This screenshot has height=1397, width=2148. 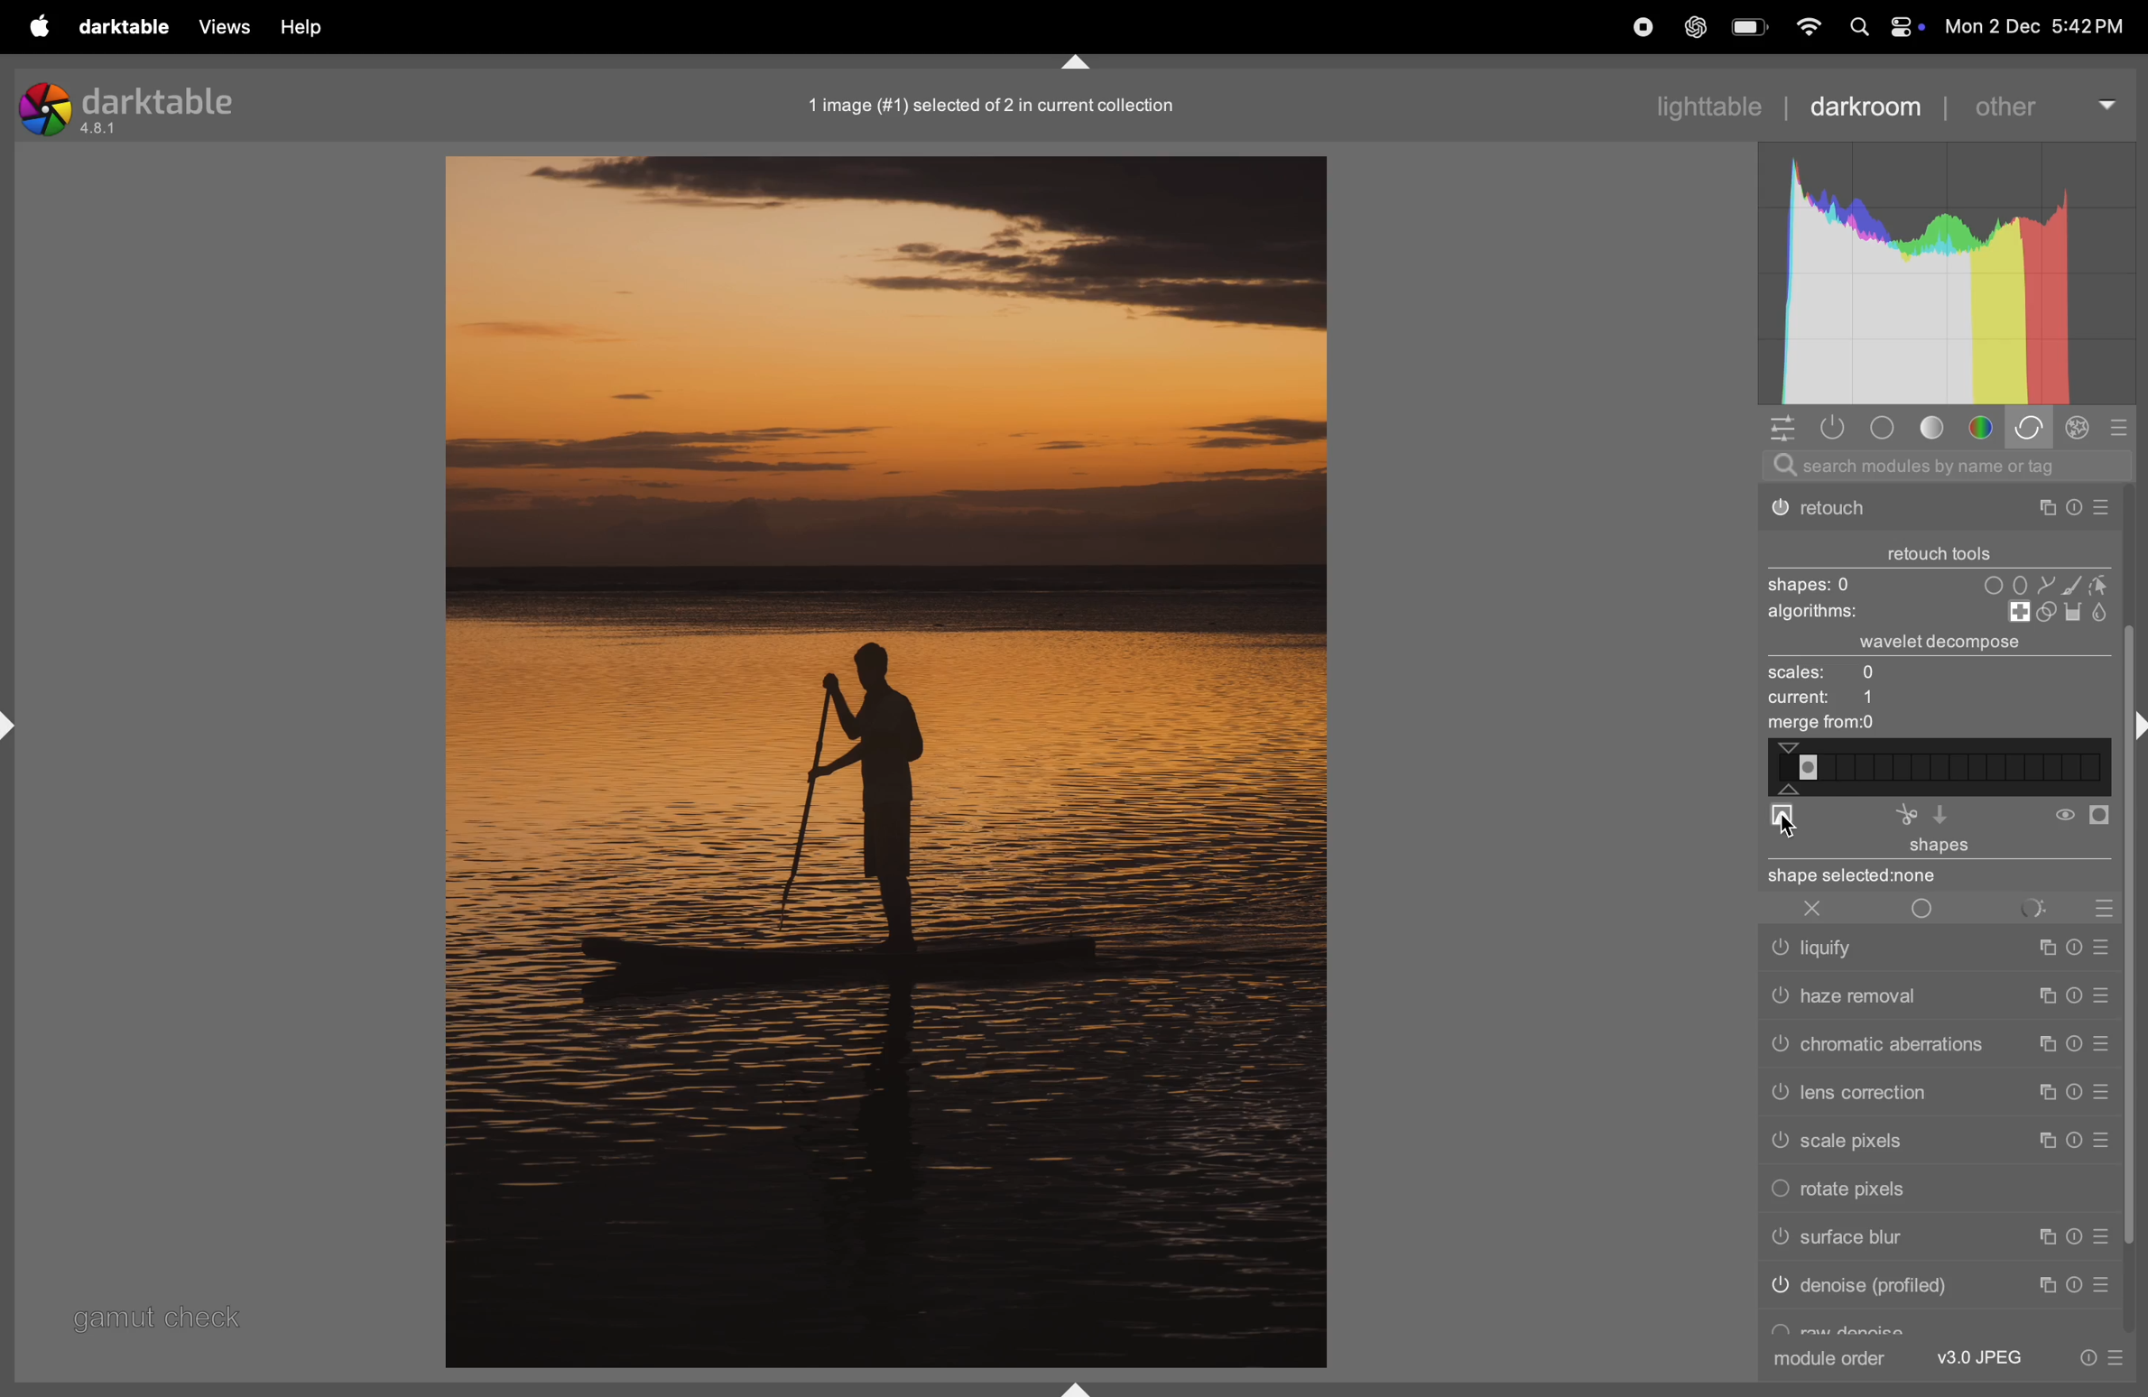 What do you see at coordinates (1782, 819) in the screenshot?
I see `depth` at bounding box center [1782, 819].